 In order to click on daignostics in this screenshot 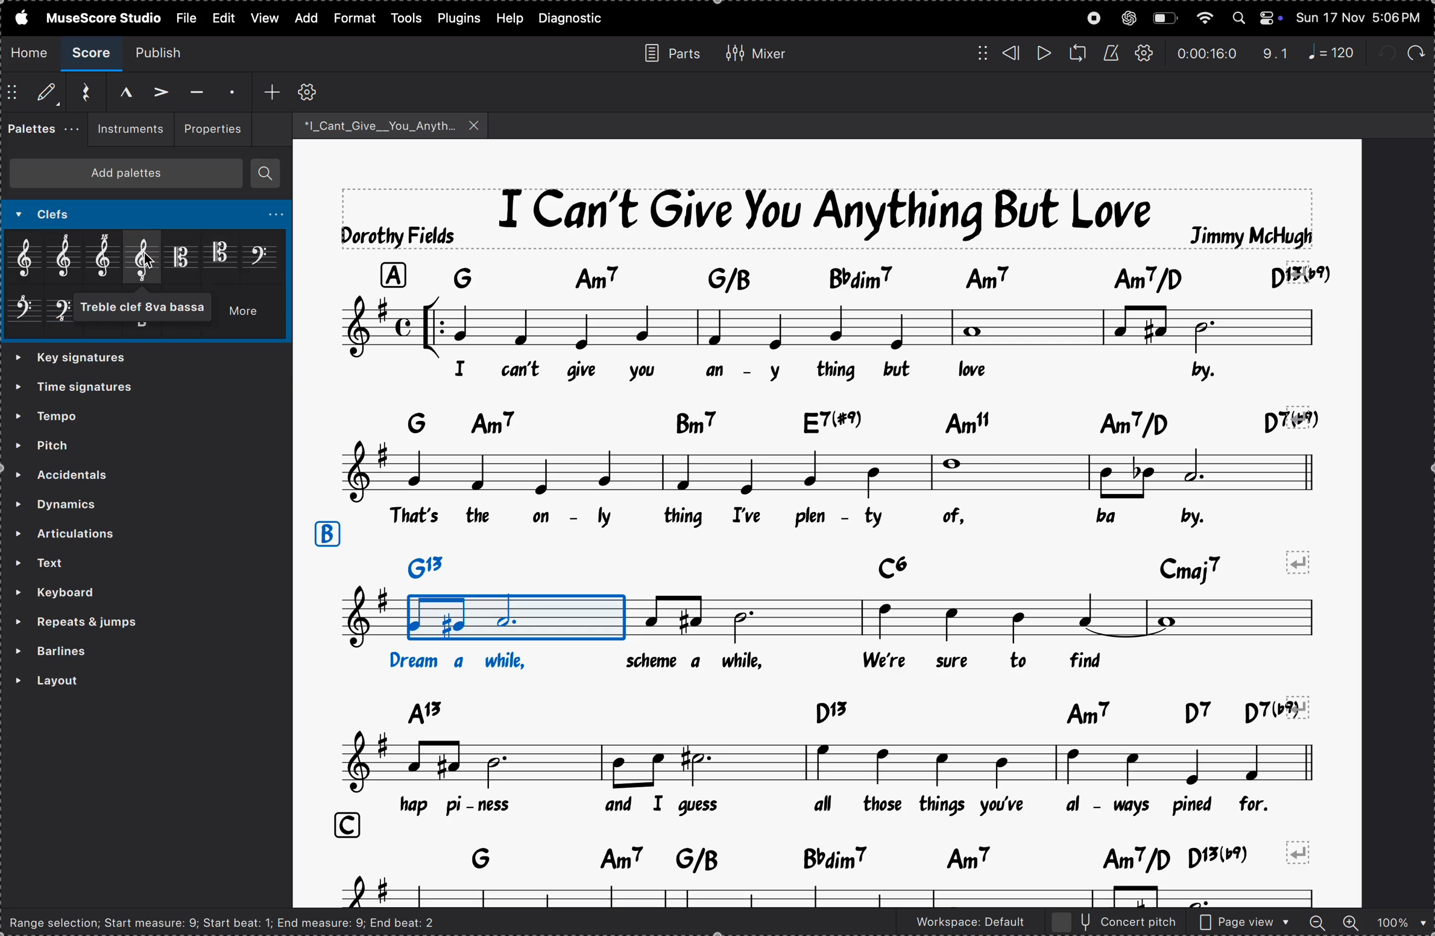, I will do `click(575, 19)`.